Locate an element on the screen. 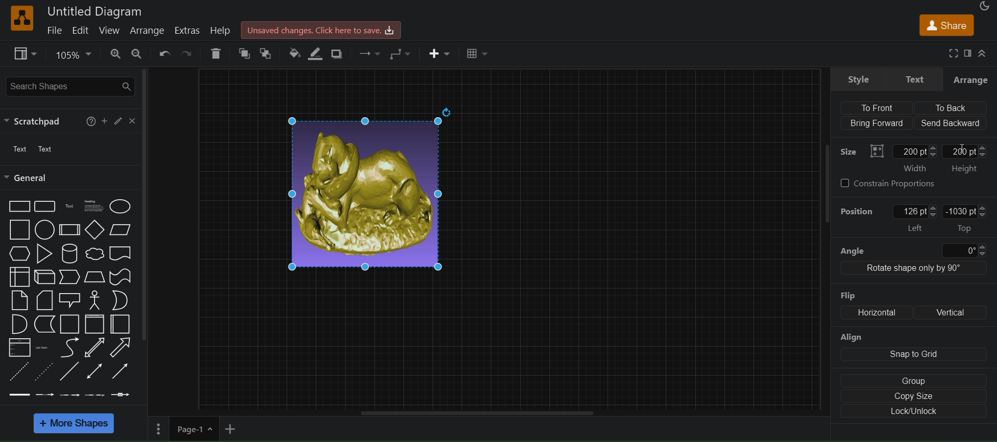 The image size is (997, 442). Image width and height set to 200 pt is located at coordinates (371, 189).